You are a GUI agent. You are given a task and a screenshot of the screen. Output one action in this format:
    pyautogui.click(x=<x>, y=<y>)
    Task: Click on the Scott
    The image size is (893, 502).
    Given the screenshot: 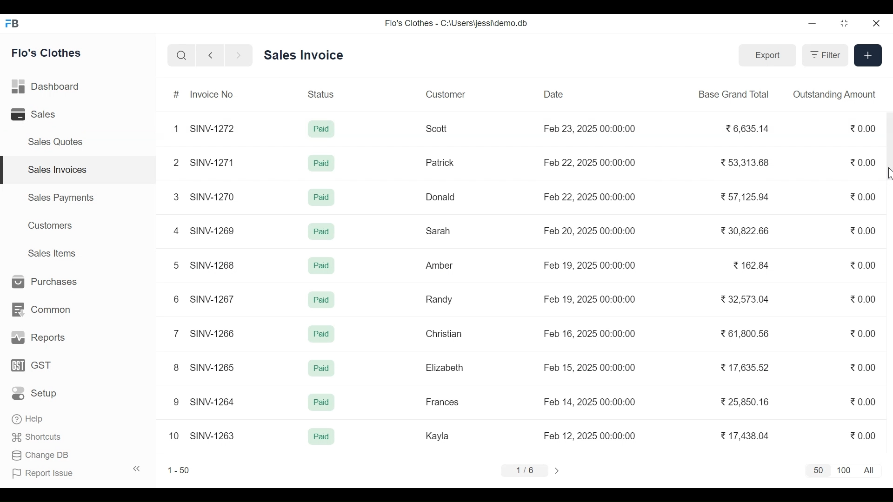 What is the action you would take?
    pyautogui.click(x=438, y=129)
    